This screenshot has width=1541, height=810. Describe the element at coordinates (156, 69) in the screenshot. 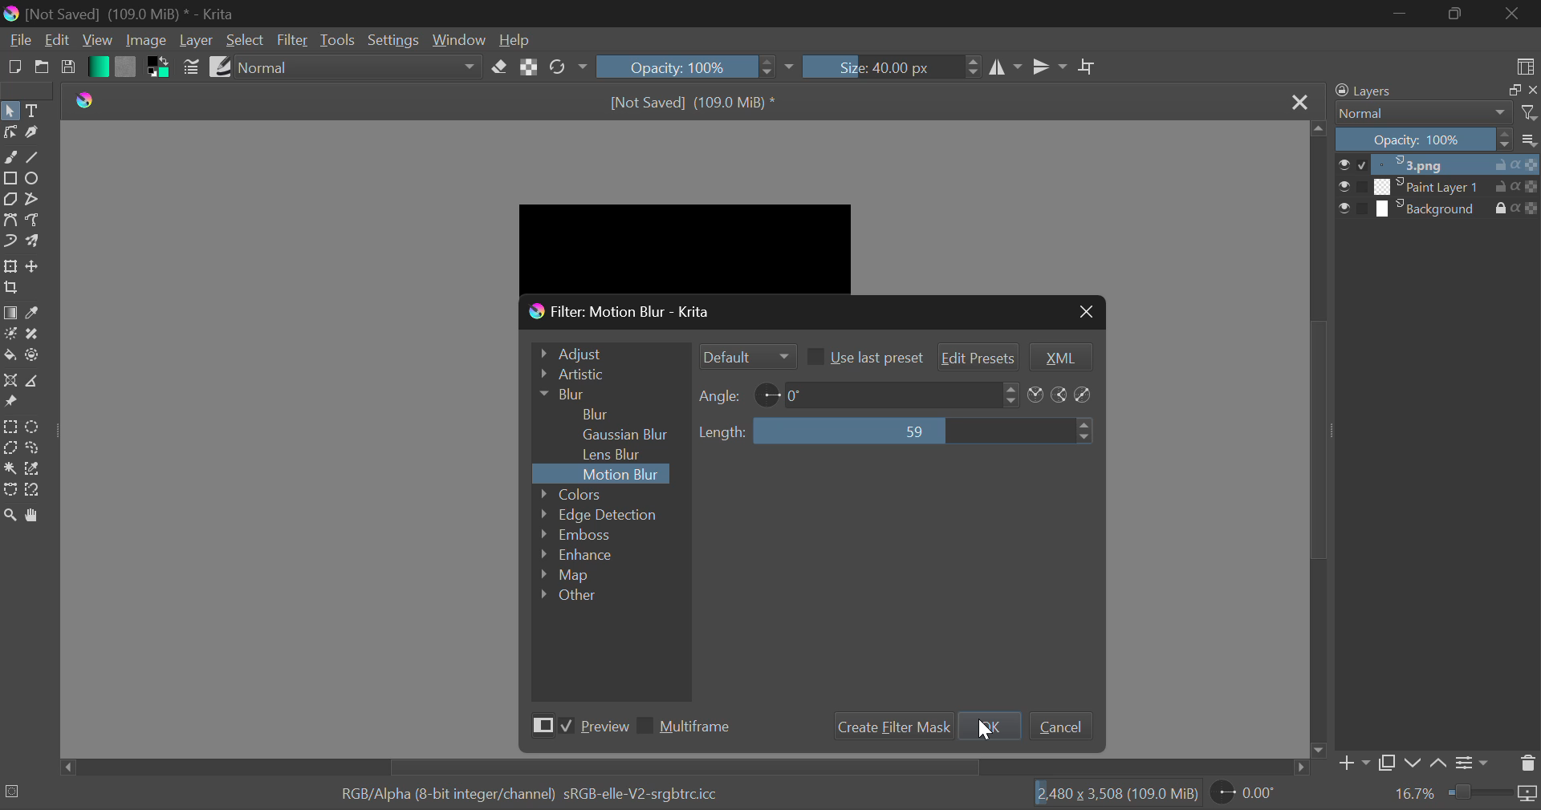

I see `Colors in Use` at that location.